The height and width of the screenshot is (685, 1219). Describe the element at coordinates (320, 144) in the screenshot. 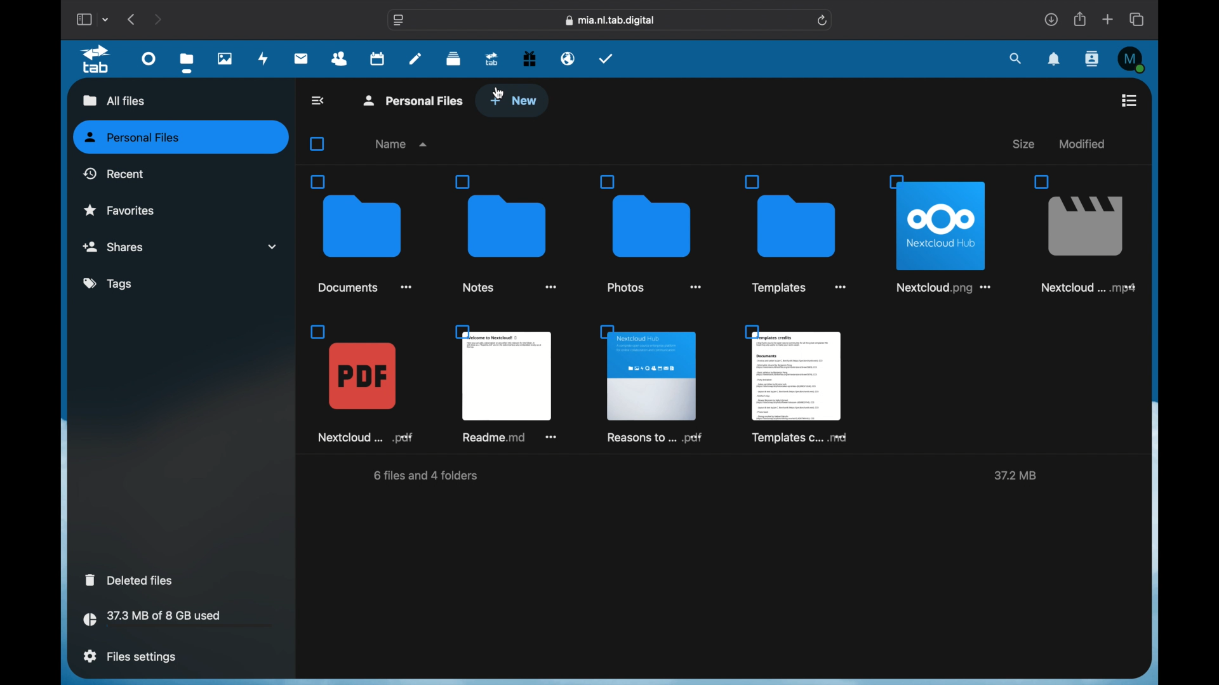

I see `checkbox` at that location.